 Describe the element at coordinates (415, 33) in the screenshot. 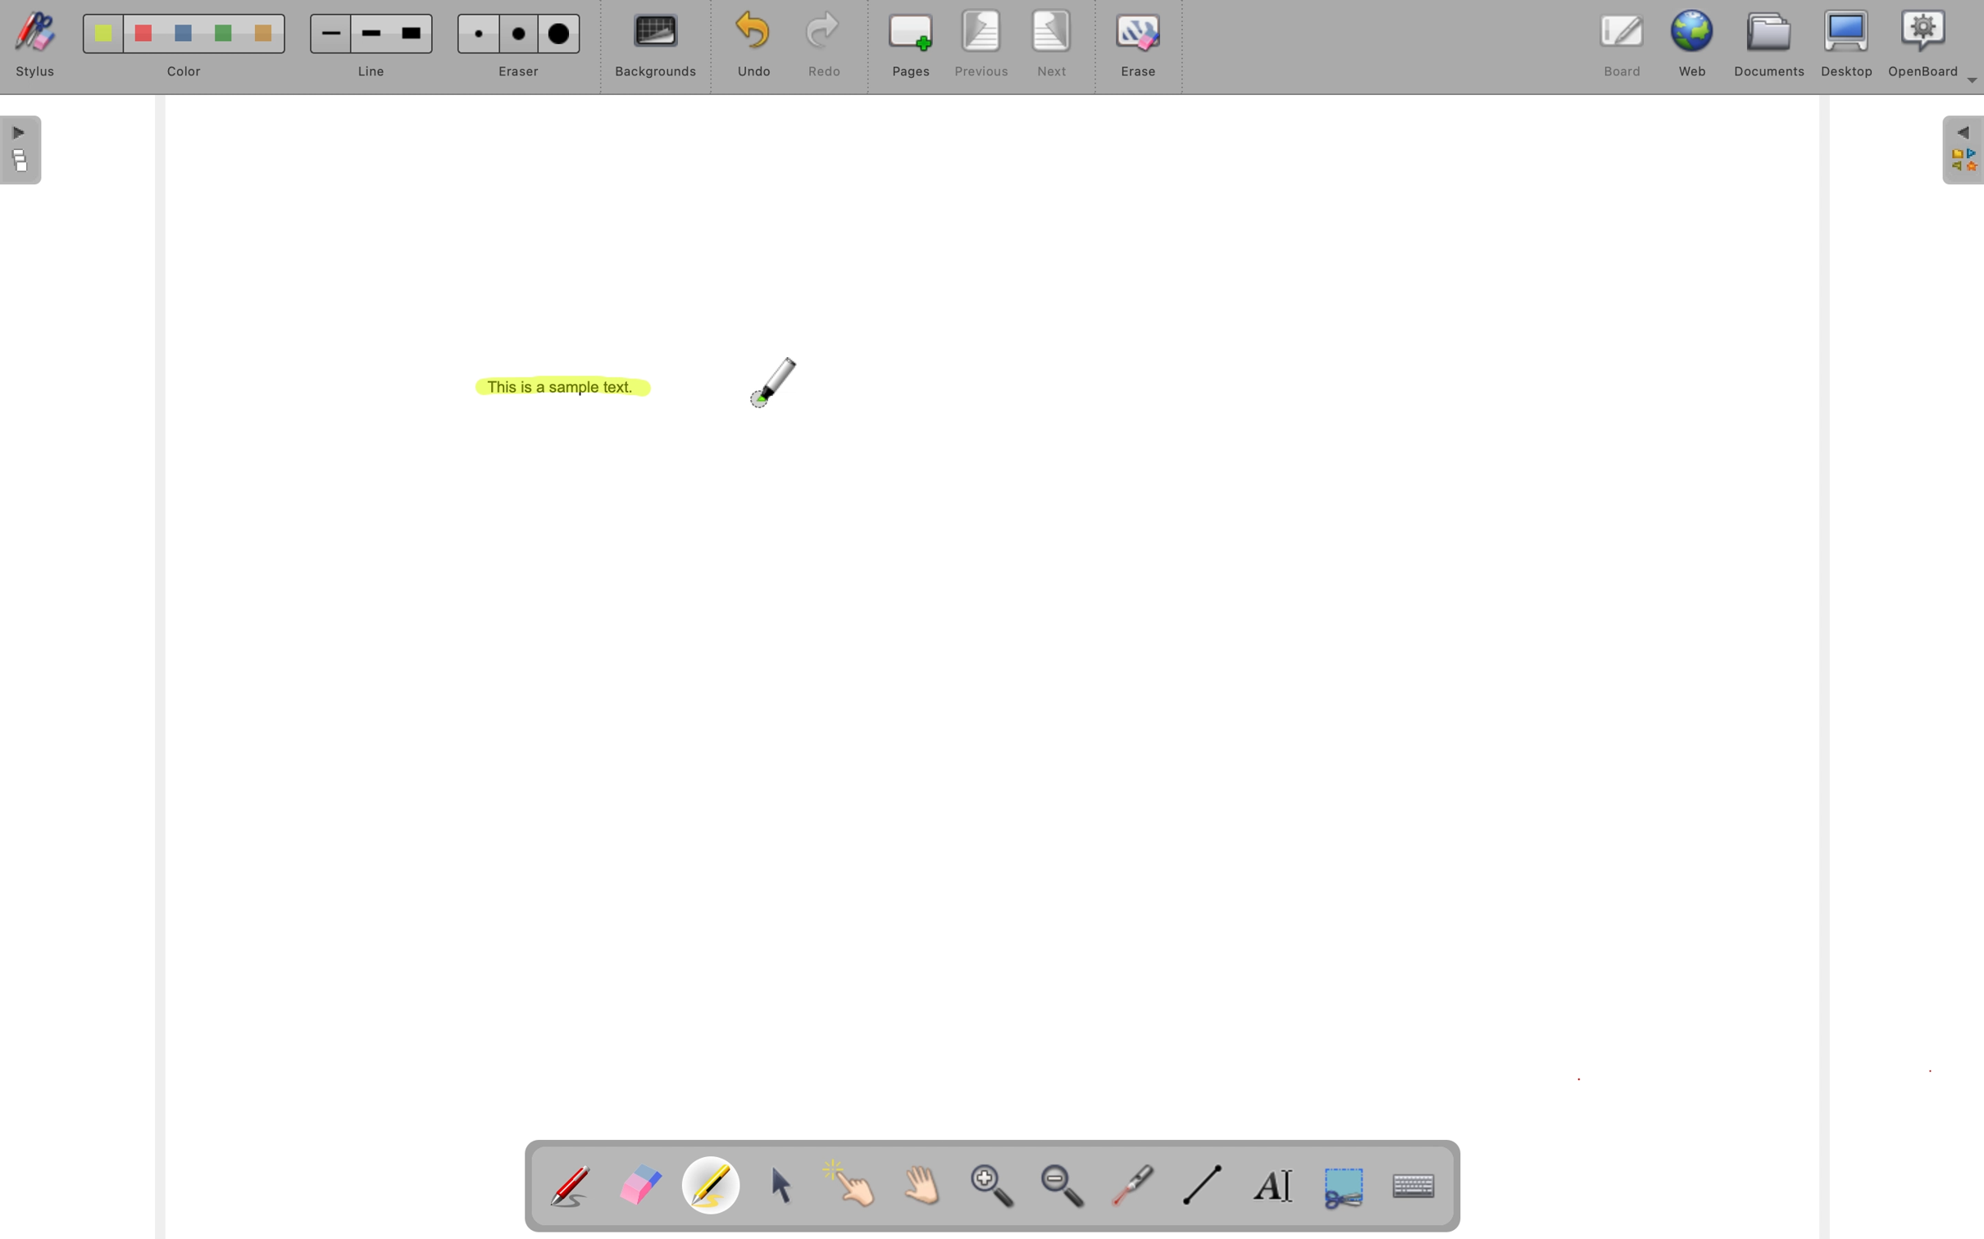

I see `Large line` at that location.